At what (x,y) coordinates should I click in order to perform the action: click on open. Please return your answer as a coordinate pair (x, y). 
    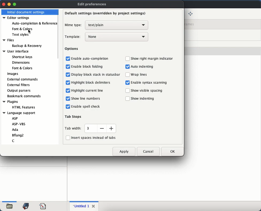
    Looking at the image, I should click on (11, 205).